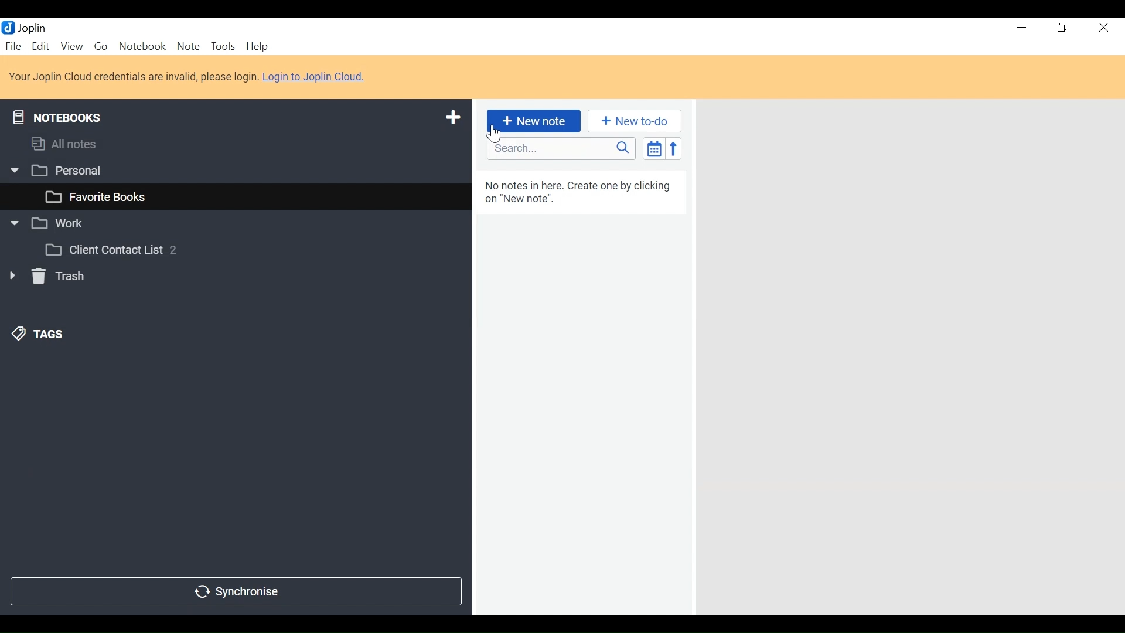 The height and width of the screenshot is (633, 1125). Describe the element at coordinates (48, 278) in the screenshot. I see `Trash` at that location.